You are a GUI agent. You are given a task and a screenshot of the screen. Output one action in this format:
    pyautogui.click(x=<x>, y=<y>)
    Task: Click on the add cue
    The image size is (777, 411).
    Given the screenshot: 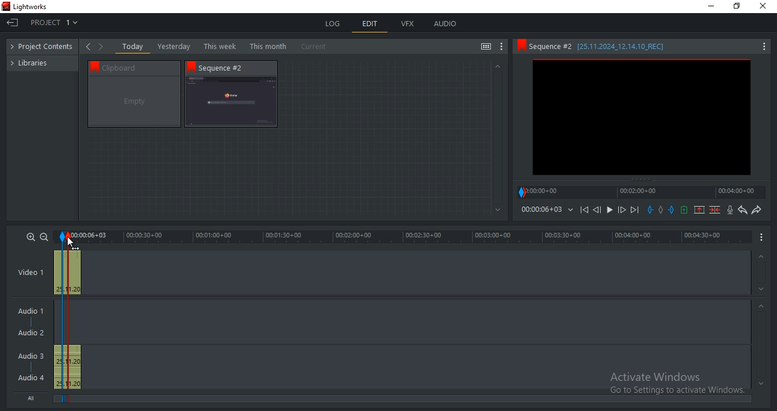 What is the action you would take?
    pyautogui.click(x=684, y=210)
    